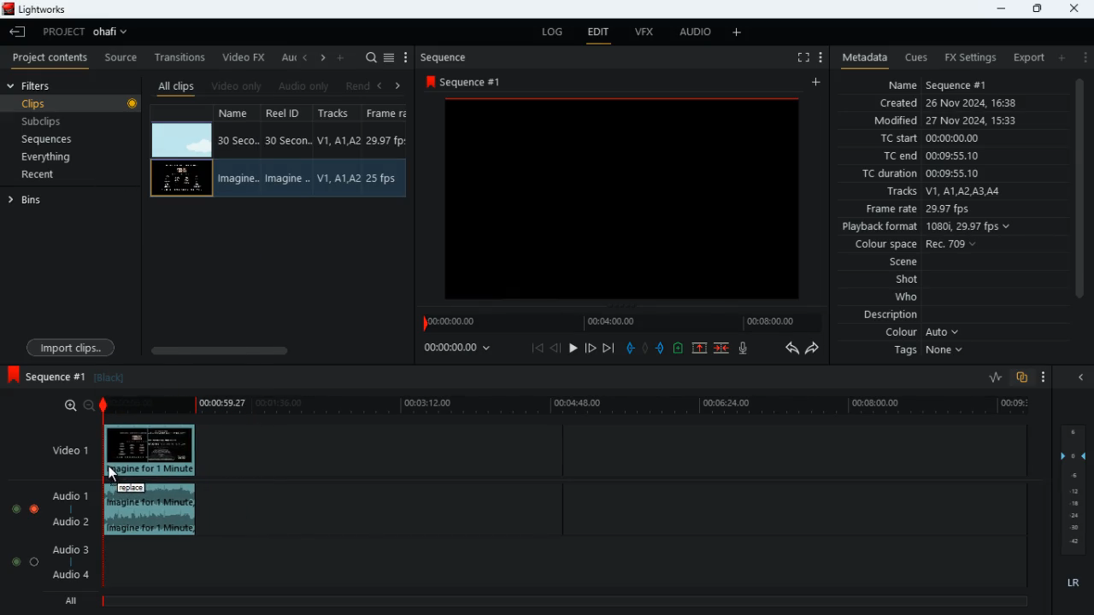 The height and width of the screenshot is (615, 1094). Describe the element at coordinates (37, 9) in the screenshot. I see `lightworks` at that location.